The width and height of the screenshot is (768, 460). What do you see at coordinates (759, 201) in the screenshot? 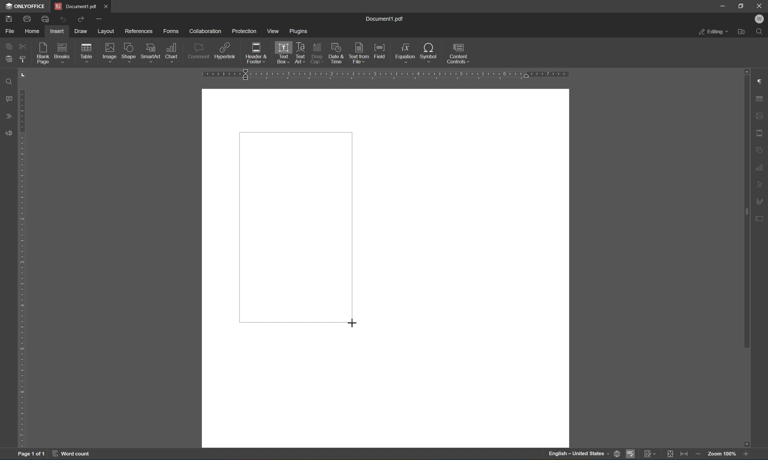
I see `signature settings` at bounding box center [759, 201].